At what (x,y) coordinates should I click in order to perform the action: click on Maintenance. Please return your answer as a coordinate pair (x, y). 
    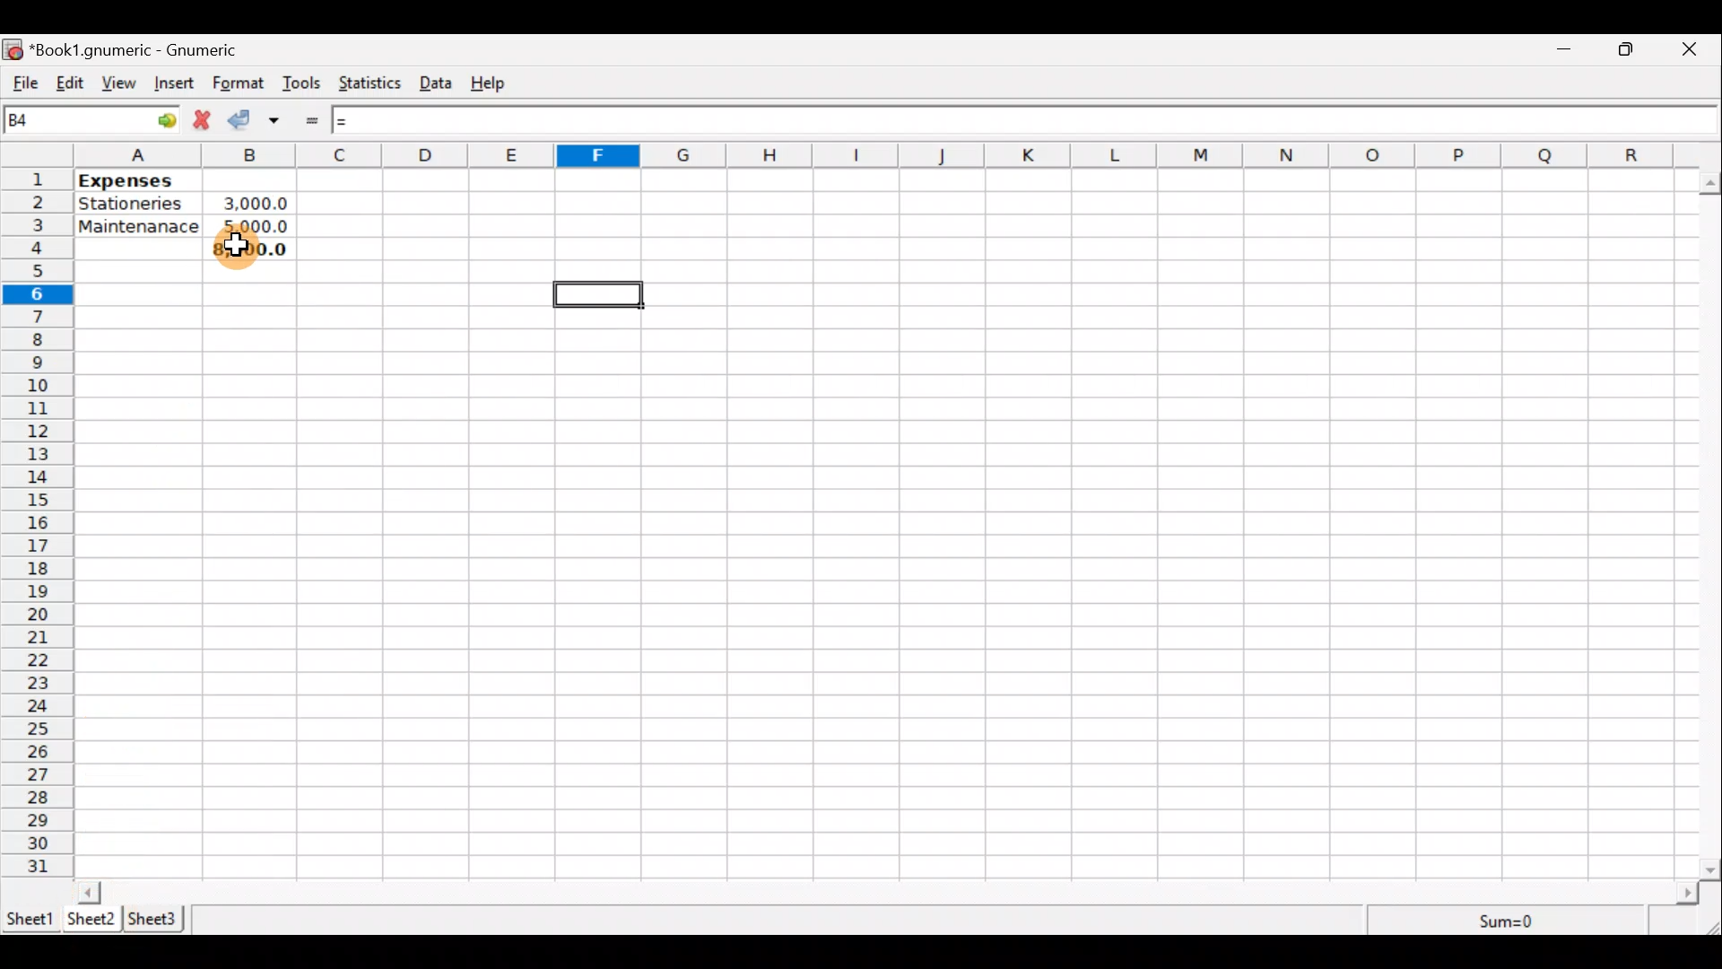
    Looking at the image, I should click on (139, 229).